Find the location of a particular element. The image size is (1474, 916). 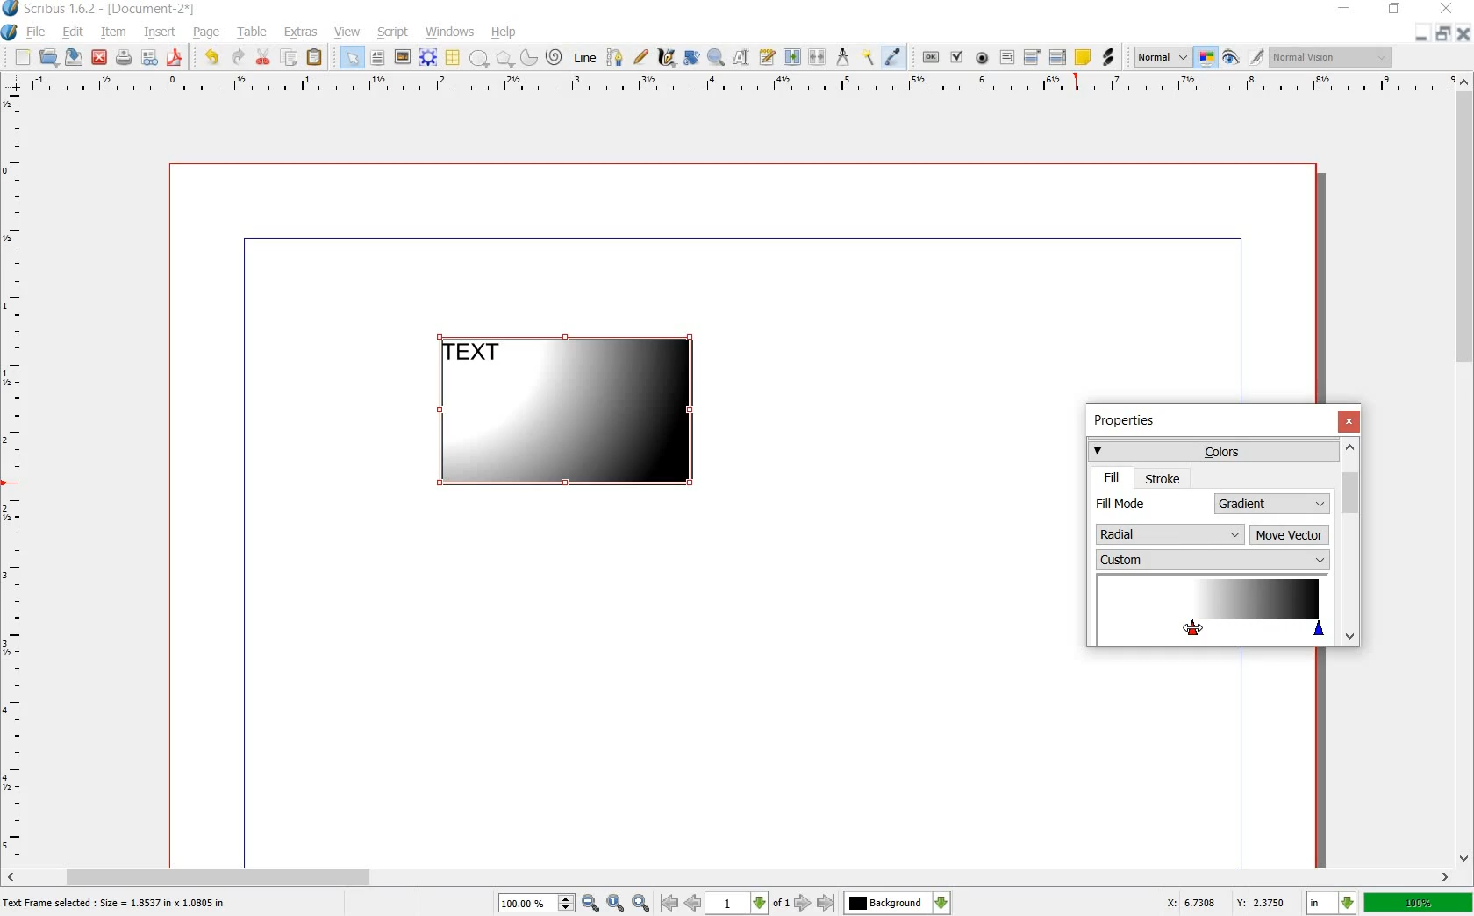

restore is located at coordinates (1395, 11).